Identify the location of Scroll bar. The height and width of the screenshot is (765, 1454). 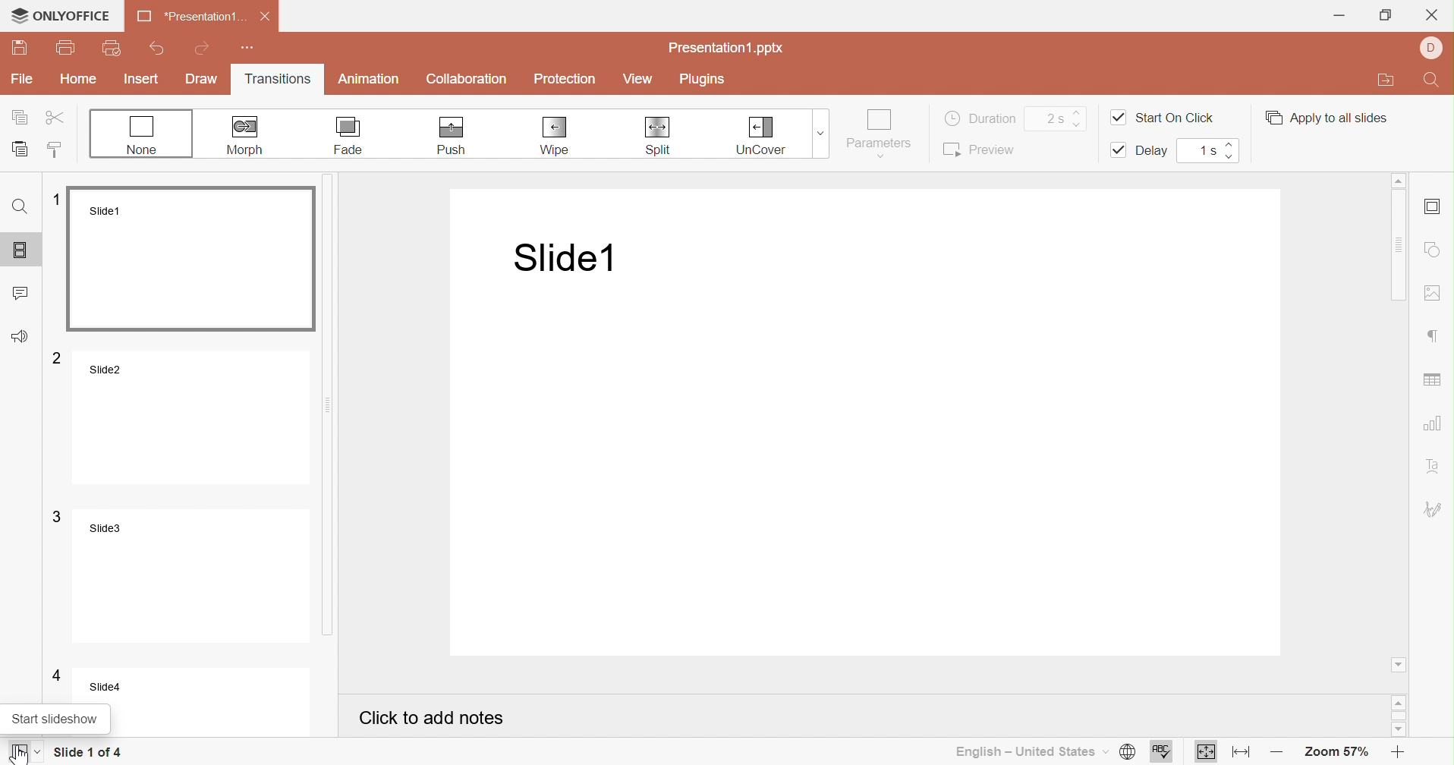
(1399, 718).